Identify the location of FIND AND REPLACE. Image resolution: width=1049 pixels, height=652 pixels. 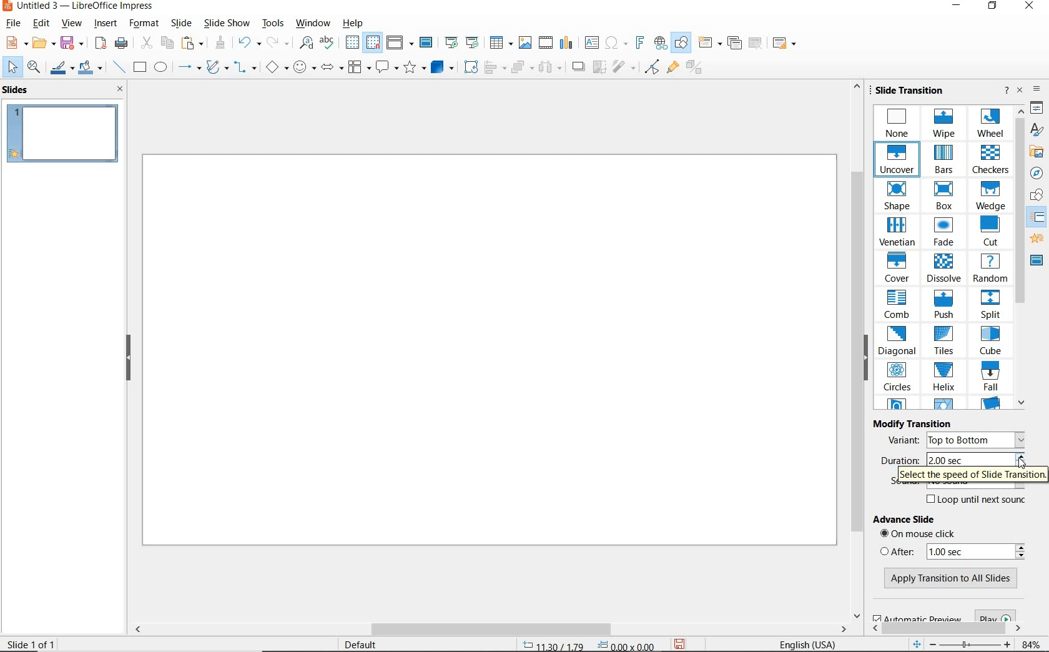
(305, 44).